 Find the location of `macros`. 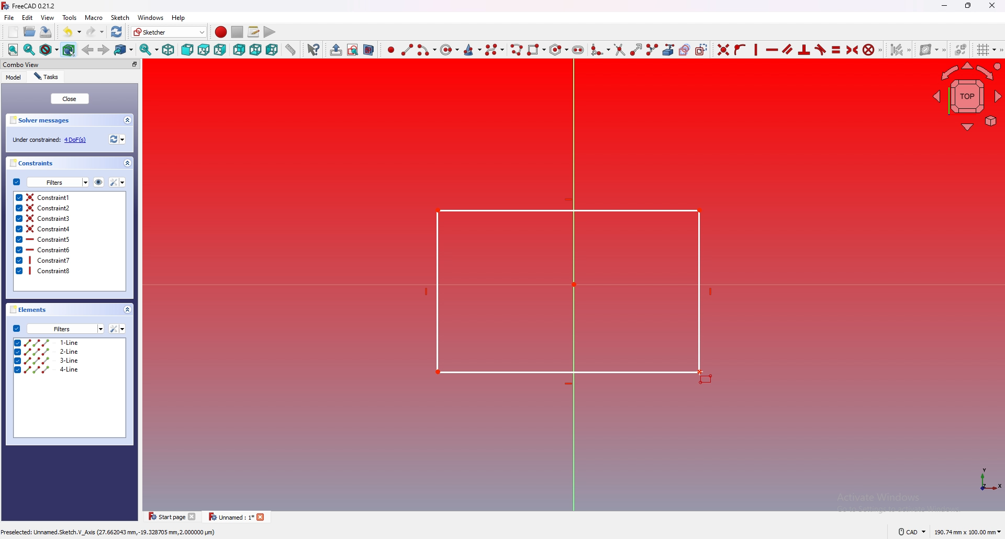

macros is located at coordinates (254, 32).